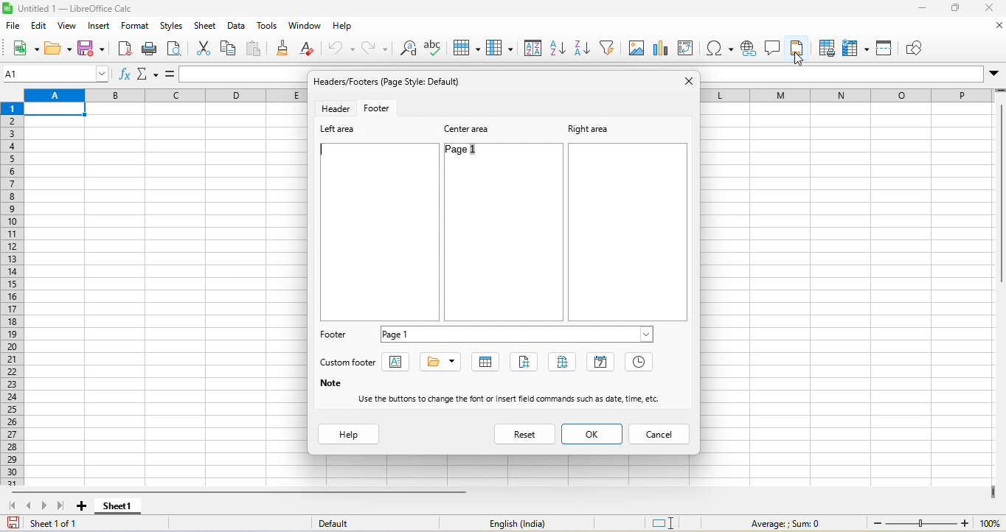  I want to click on sheet name, so click(487, 363).